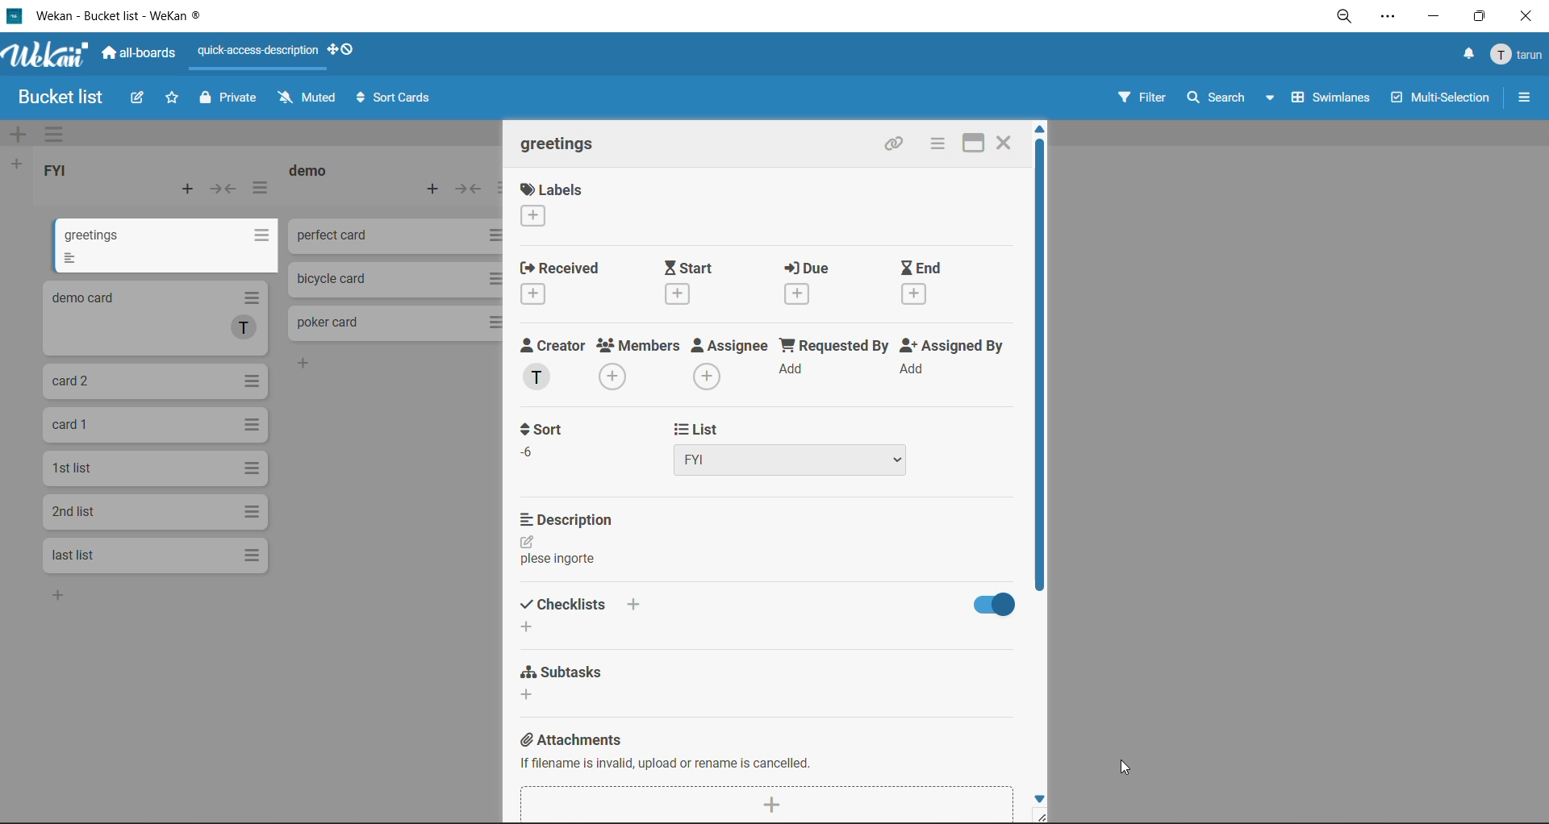 Image resolution: width=1549 pixels, height=824 pixels. What do you see at coordinates (1122, 768) in the screenshot?
I see `cursor` at bounding box center [1122, 768].